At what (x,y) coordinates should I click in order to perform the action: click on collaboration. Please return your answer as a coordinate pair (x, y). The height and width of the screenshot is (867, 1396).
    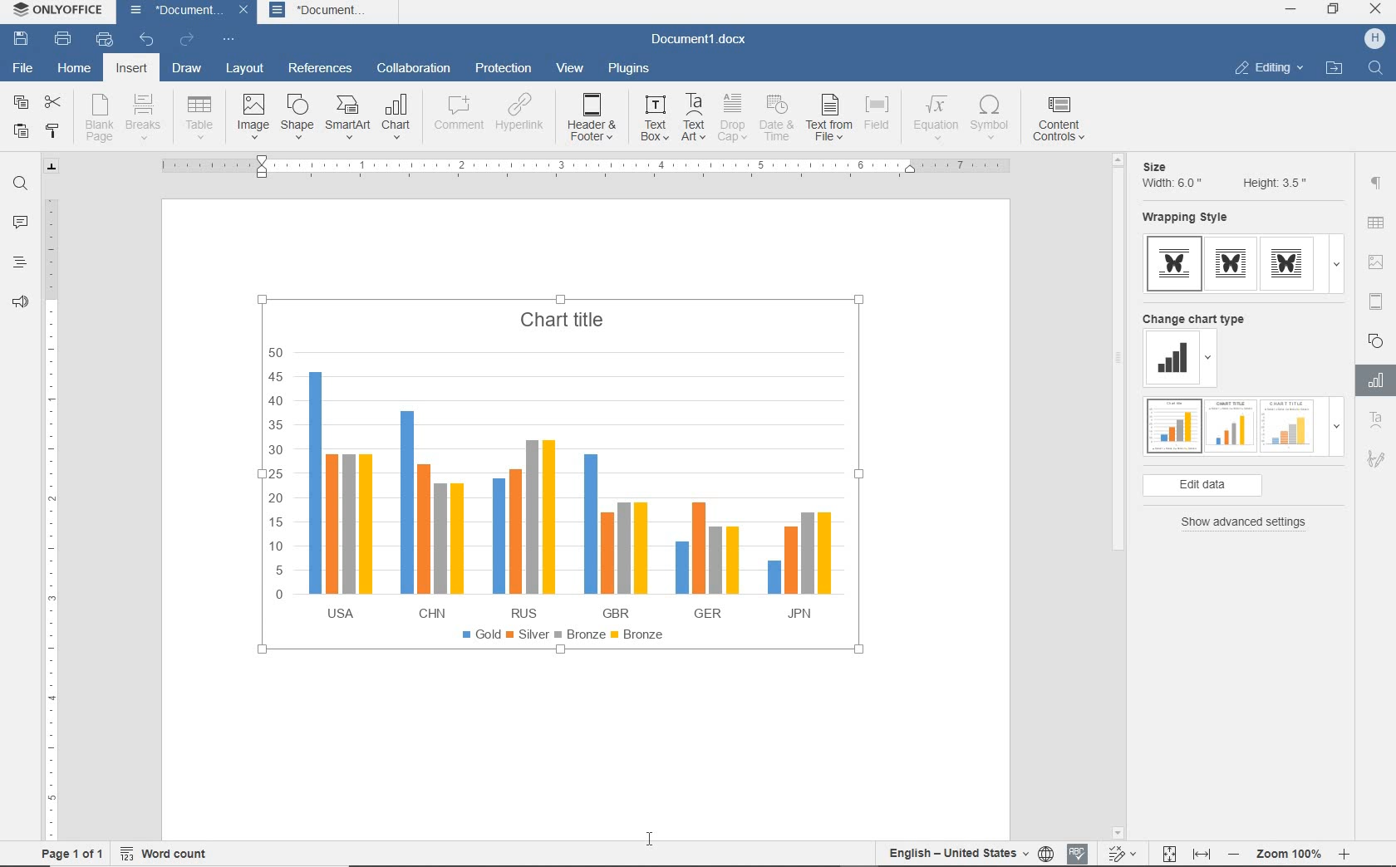
    Looking at the image, I should click on (414, 68).